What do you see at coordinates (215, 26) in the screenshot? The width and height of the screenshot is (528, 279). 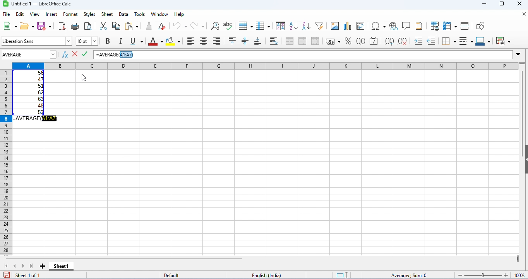 I see `find and replace` at bounding box center [215, 26].